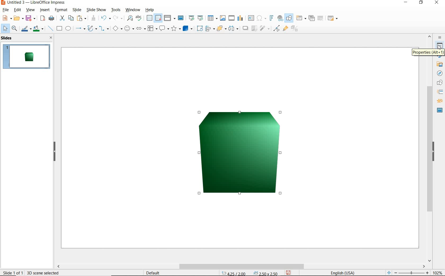  Describe the element at coordinates (276, 28) in the screenshot. I see `TOGGLE POINT EDIT MODE` at that location.